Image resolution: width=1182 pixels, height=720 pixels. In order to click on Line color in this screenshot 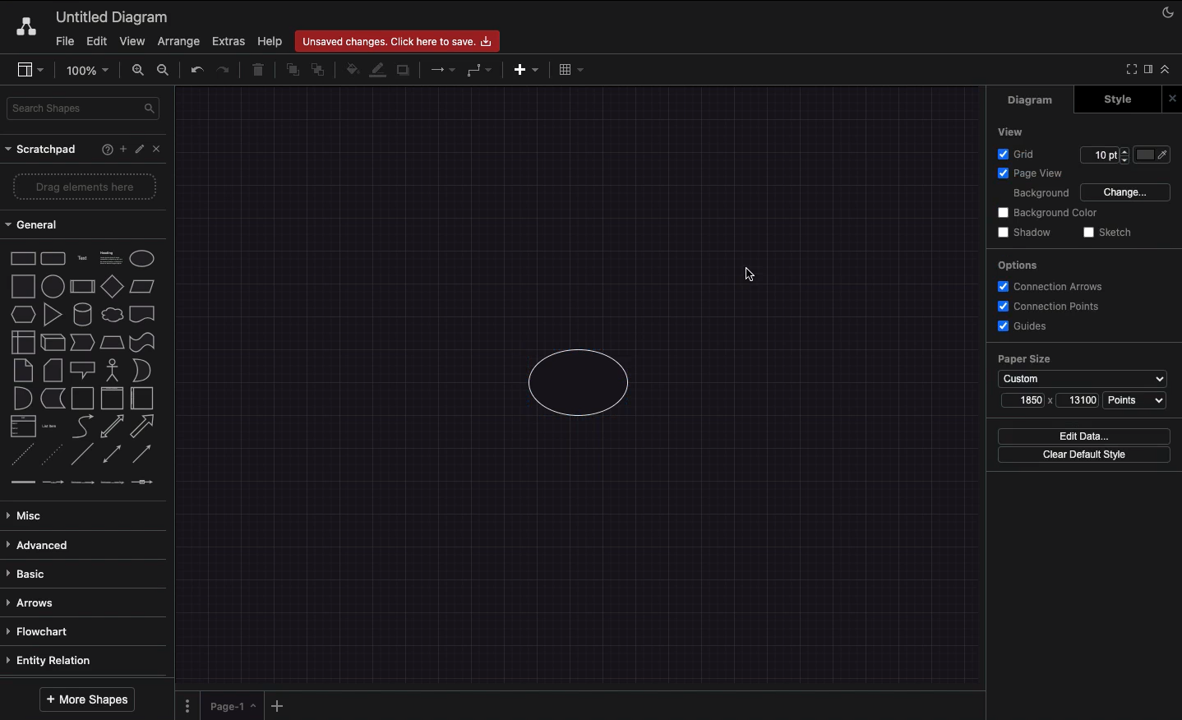, I will do `click(377, 68)`.